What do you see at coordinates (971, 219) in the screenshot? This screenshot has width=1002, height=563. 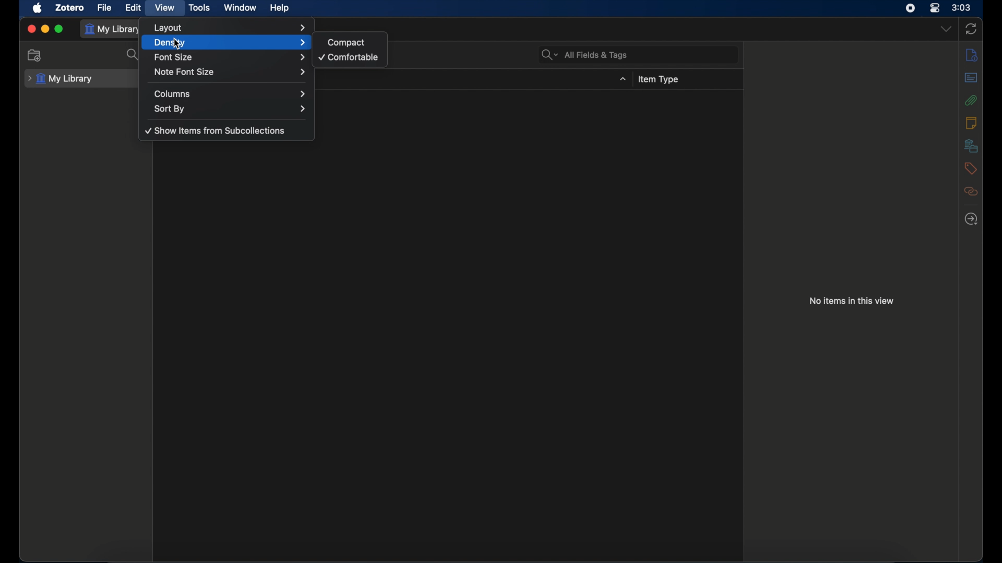 I see `locate` at bounding box center [971, 219].